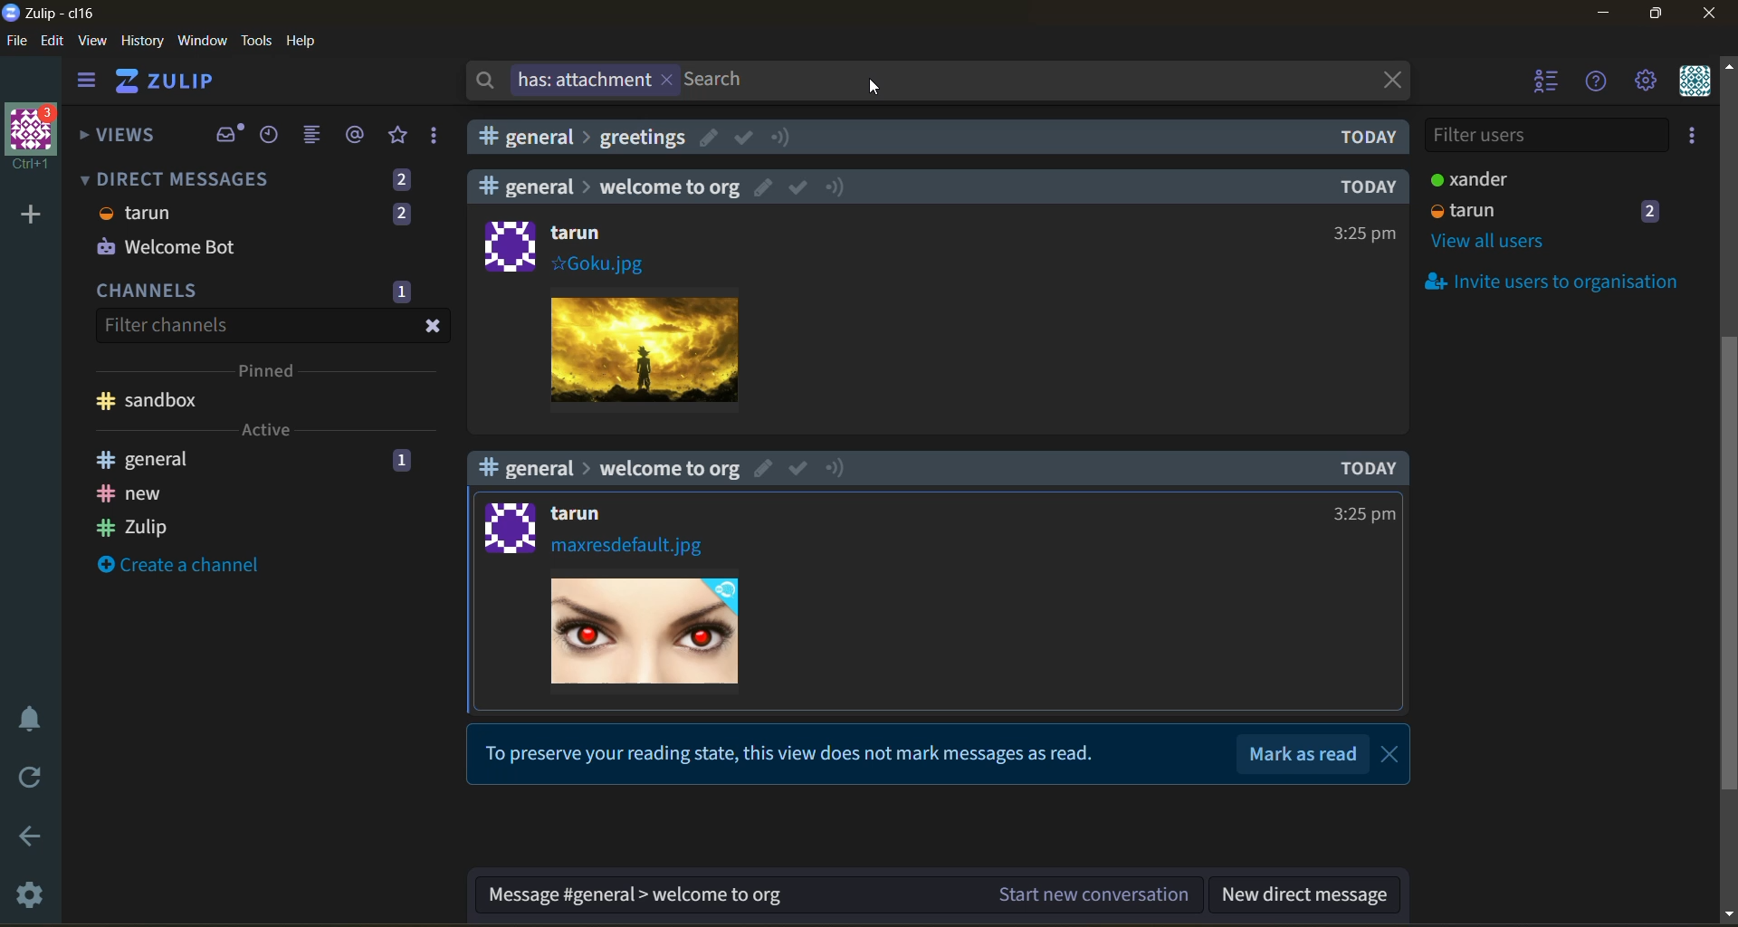  Describe the element at coordinates (1597, 83) in the screenshot. I see `help` at that location.